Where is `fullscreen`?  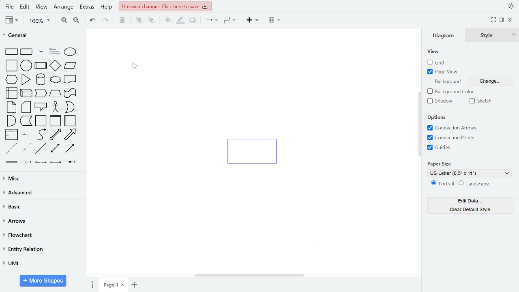 fullscreen is located at coordinates (493, 20).